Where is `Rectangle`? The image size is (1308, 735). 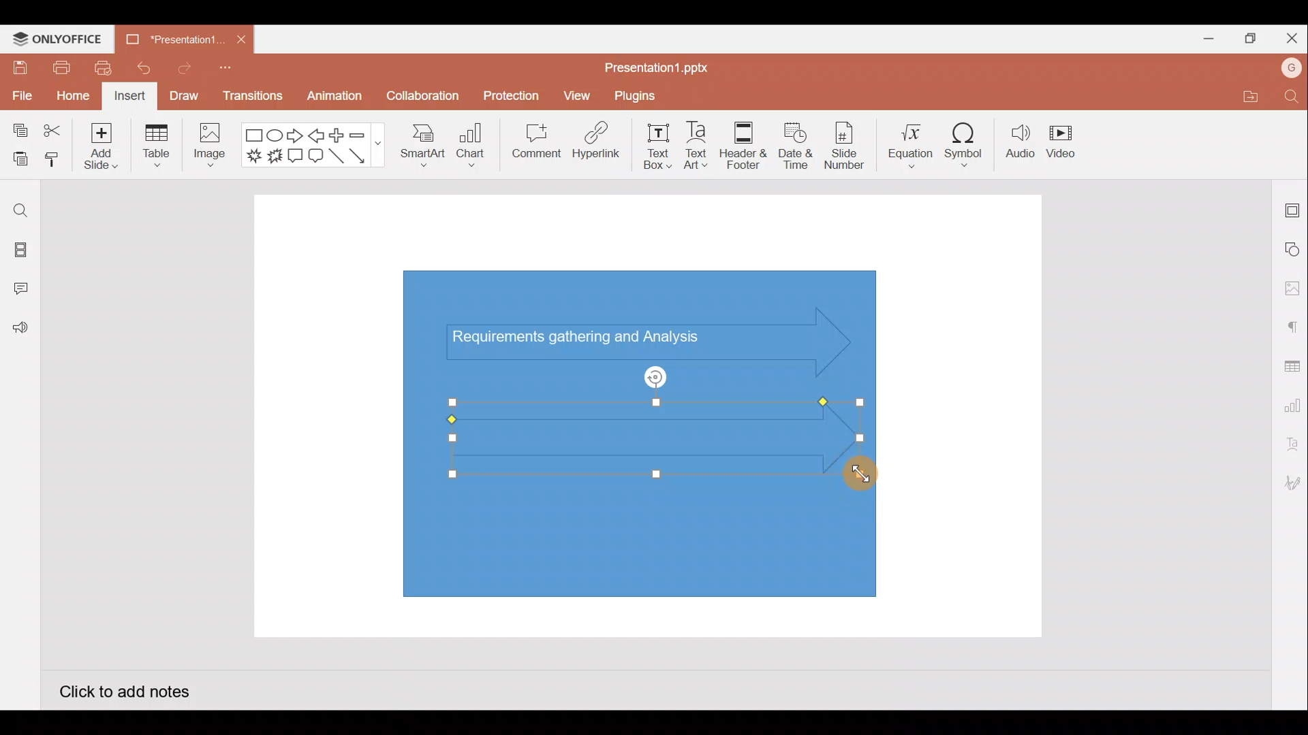
Rectangle is located at coordinates (255, 136).